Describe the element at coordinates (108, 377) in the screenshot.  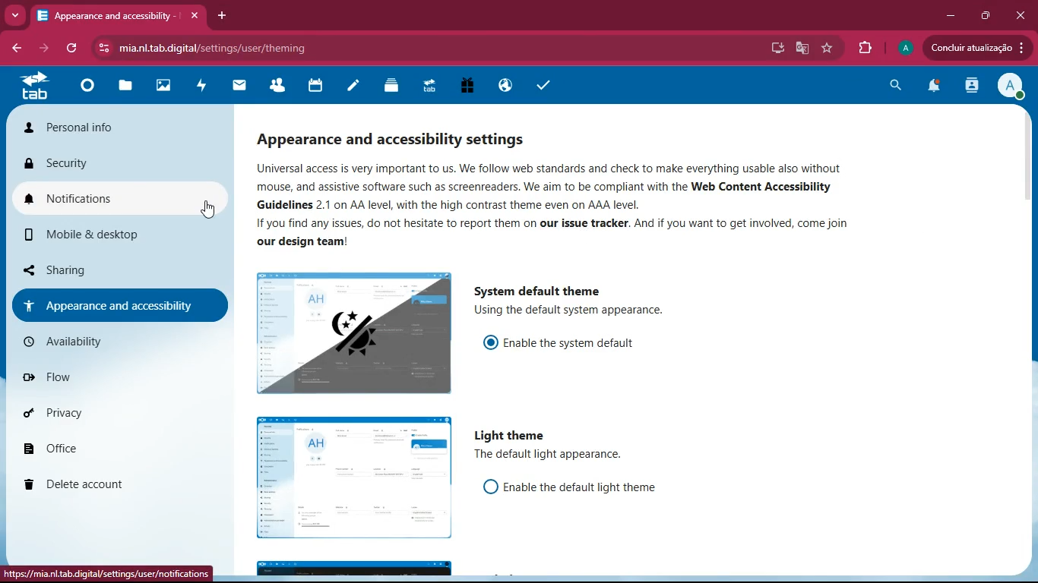
I see `flow` at that location.